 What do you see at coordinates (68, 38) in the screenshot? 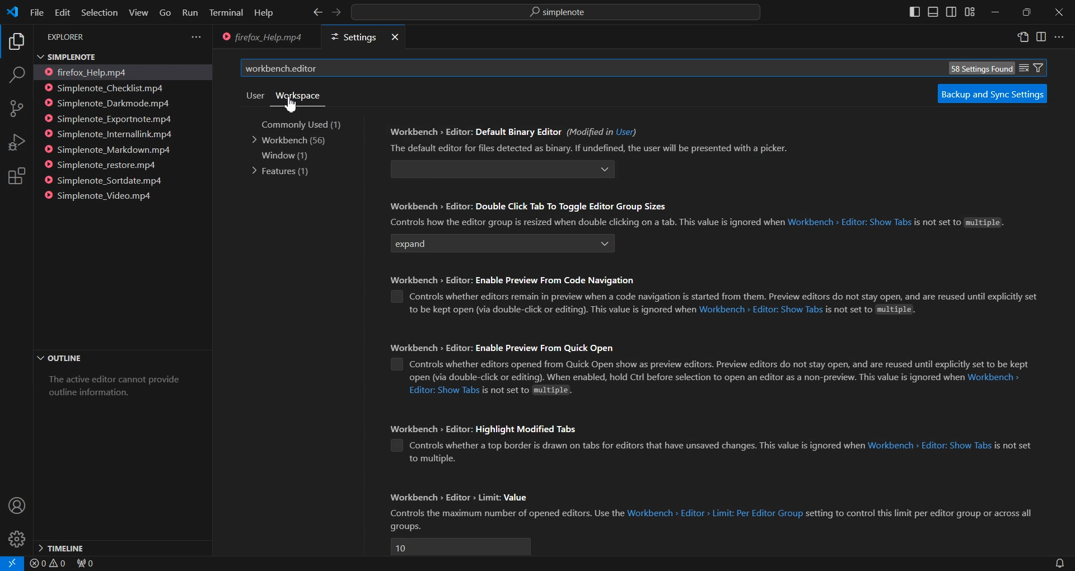
I see `EXPLORER` at bounding box center [68, 38].